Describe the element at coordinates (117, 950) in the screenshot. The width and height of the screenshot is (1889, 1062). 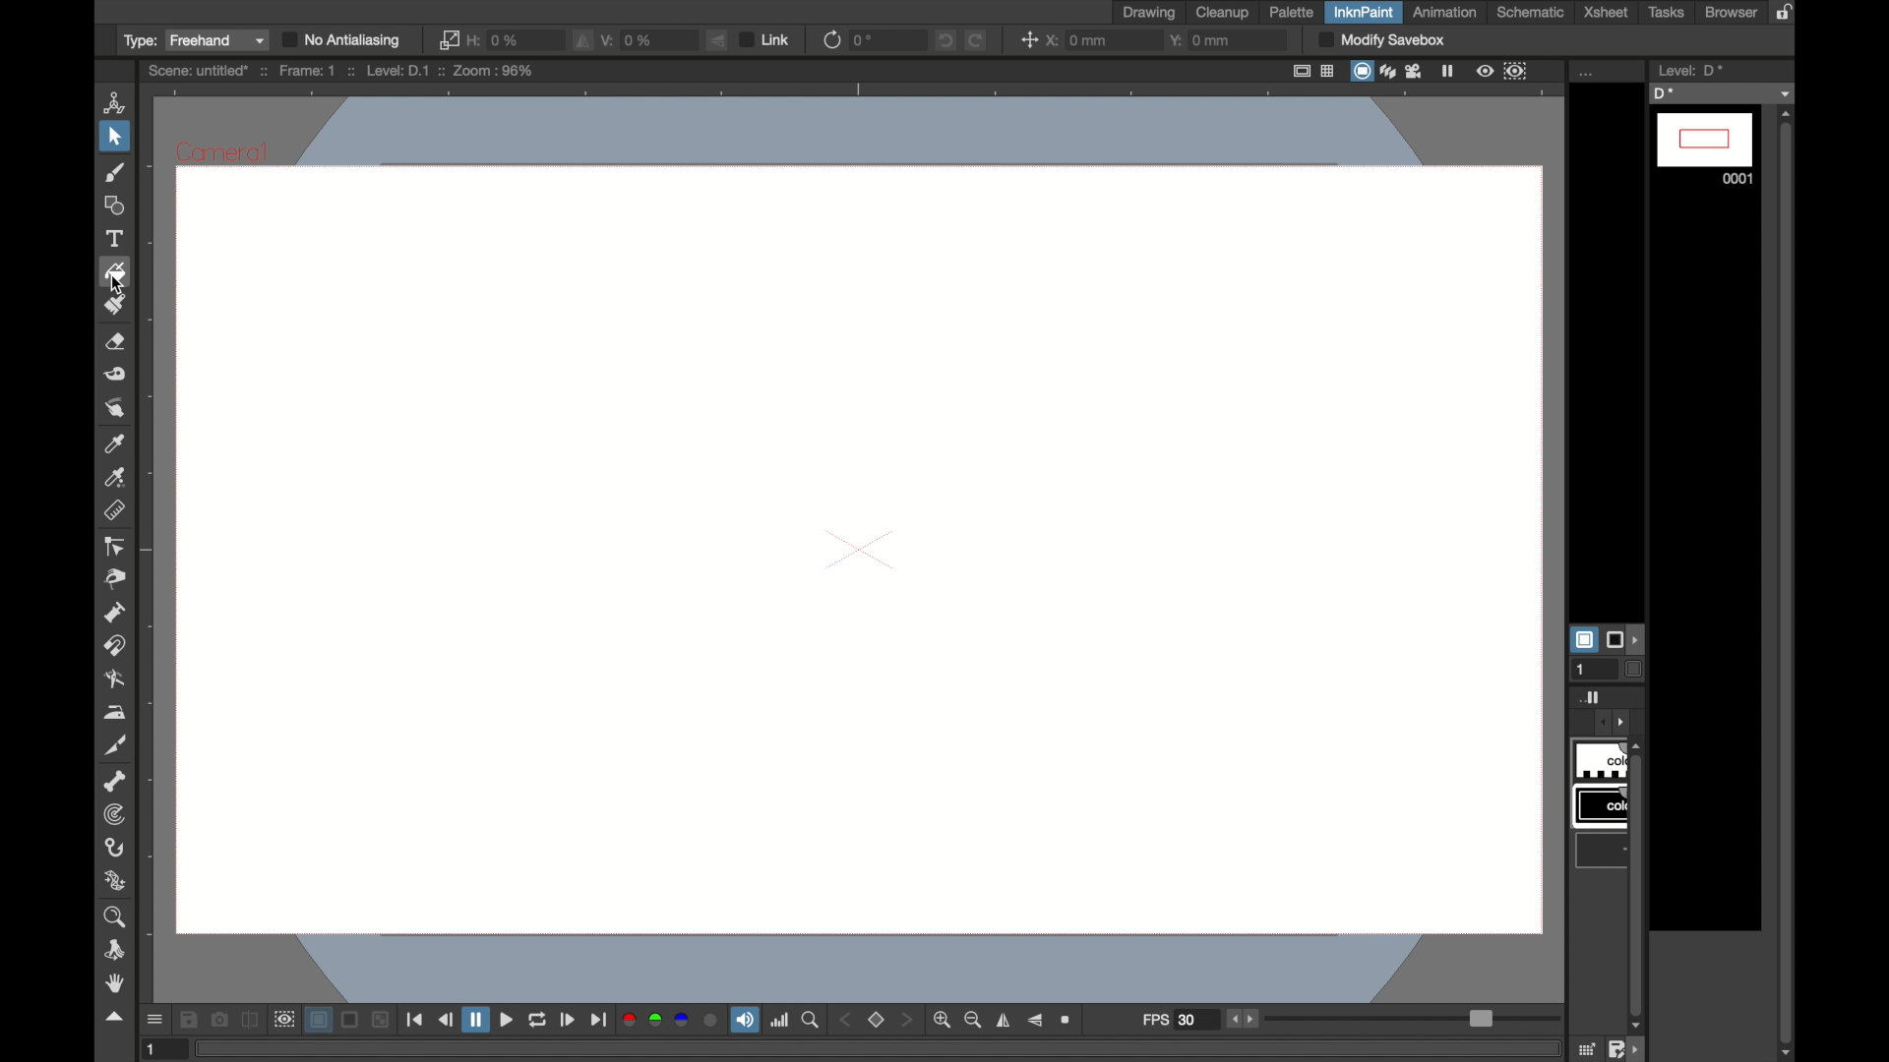
I see `rotate tool` at that location.